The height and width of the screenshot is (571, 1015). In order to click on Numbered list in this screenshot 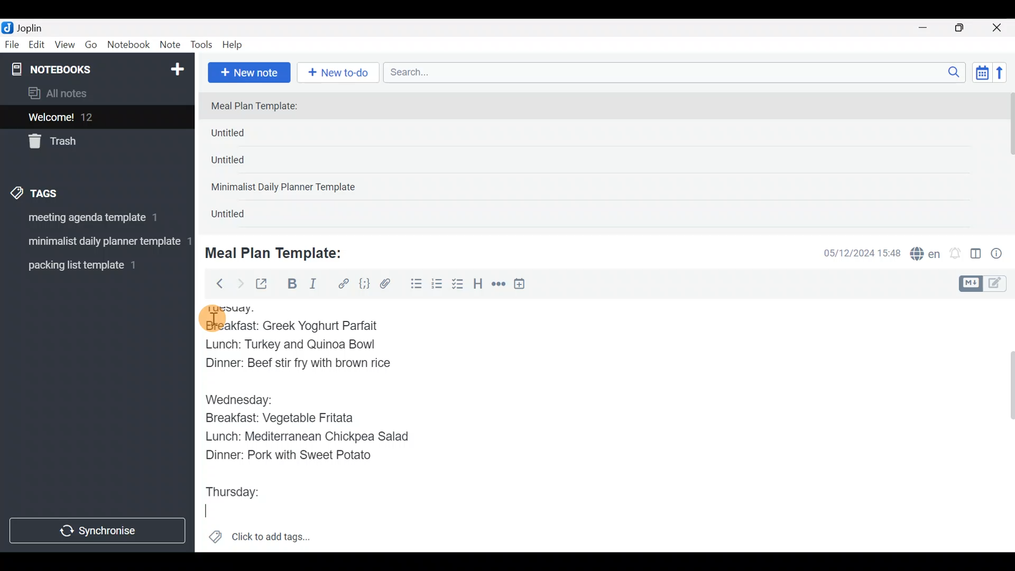, I will do `click(437, 286)`.